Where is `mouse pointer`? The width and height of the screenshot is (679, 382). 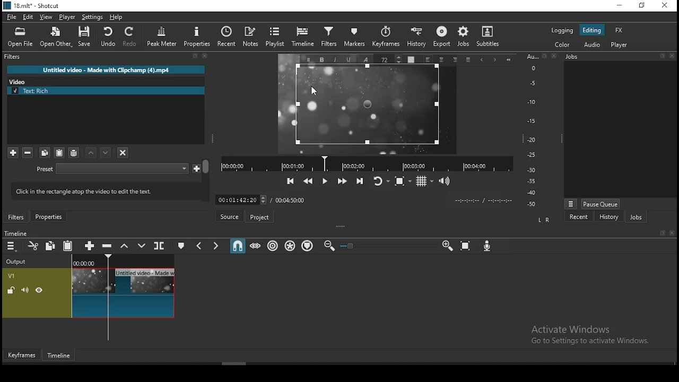 mouse pointer is located at coordinates (314, 91).